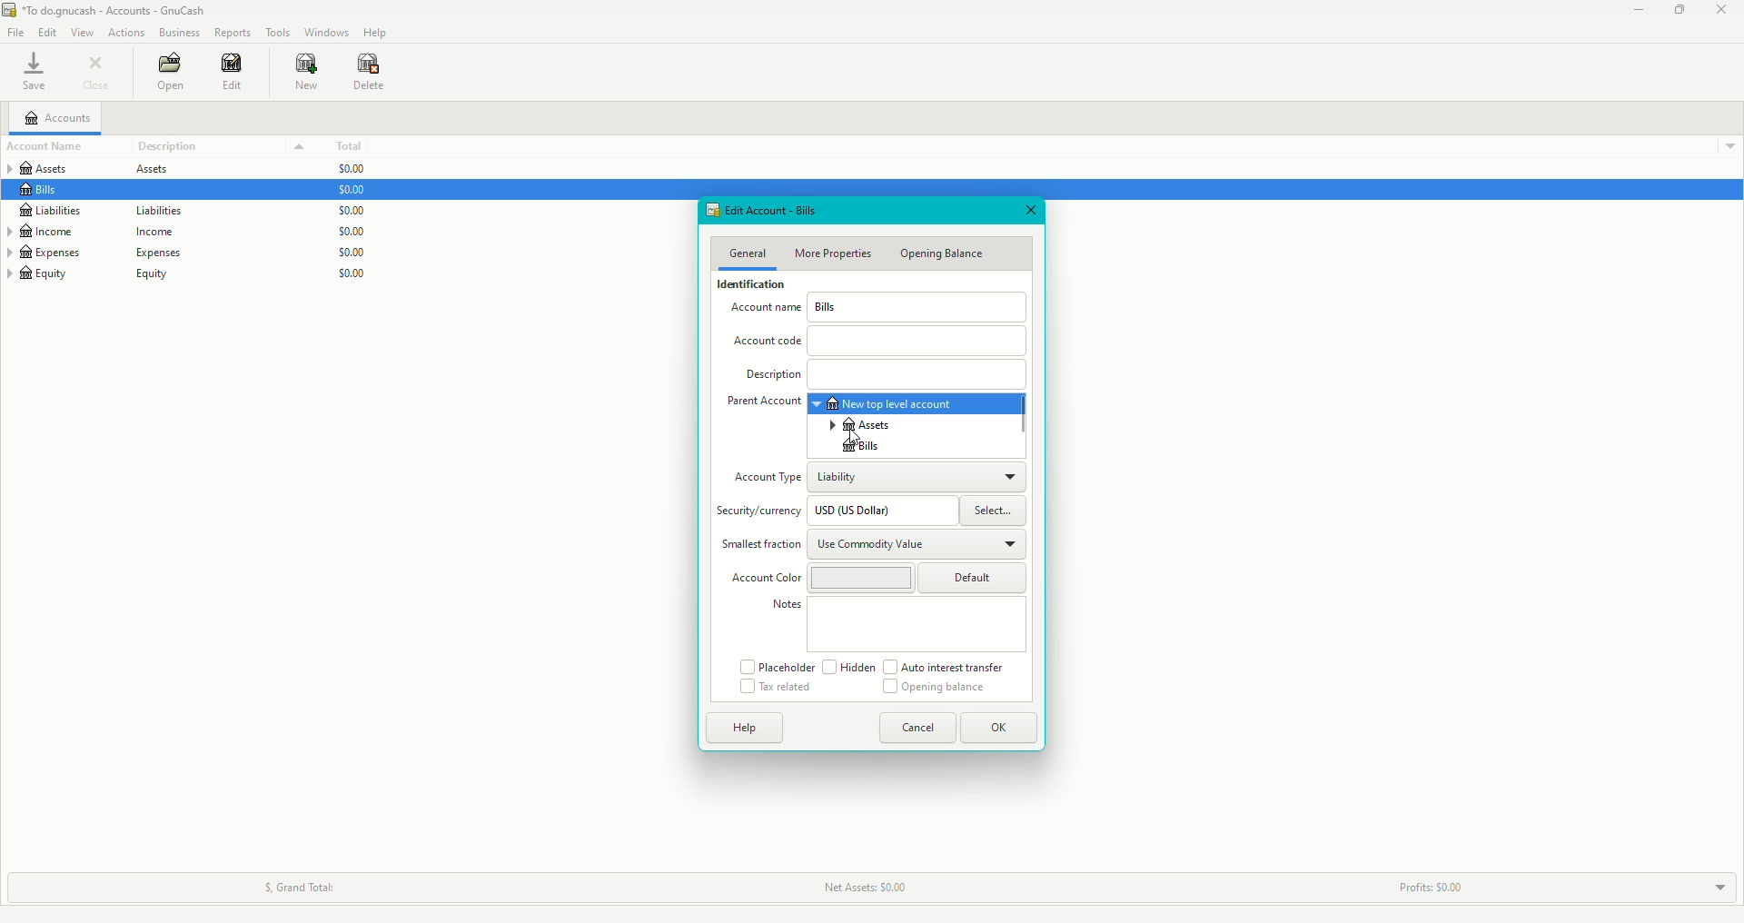  What do you see at coordinates (376, 34) in the screenshot?
I see `Help` at bounding box center [376, 34].